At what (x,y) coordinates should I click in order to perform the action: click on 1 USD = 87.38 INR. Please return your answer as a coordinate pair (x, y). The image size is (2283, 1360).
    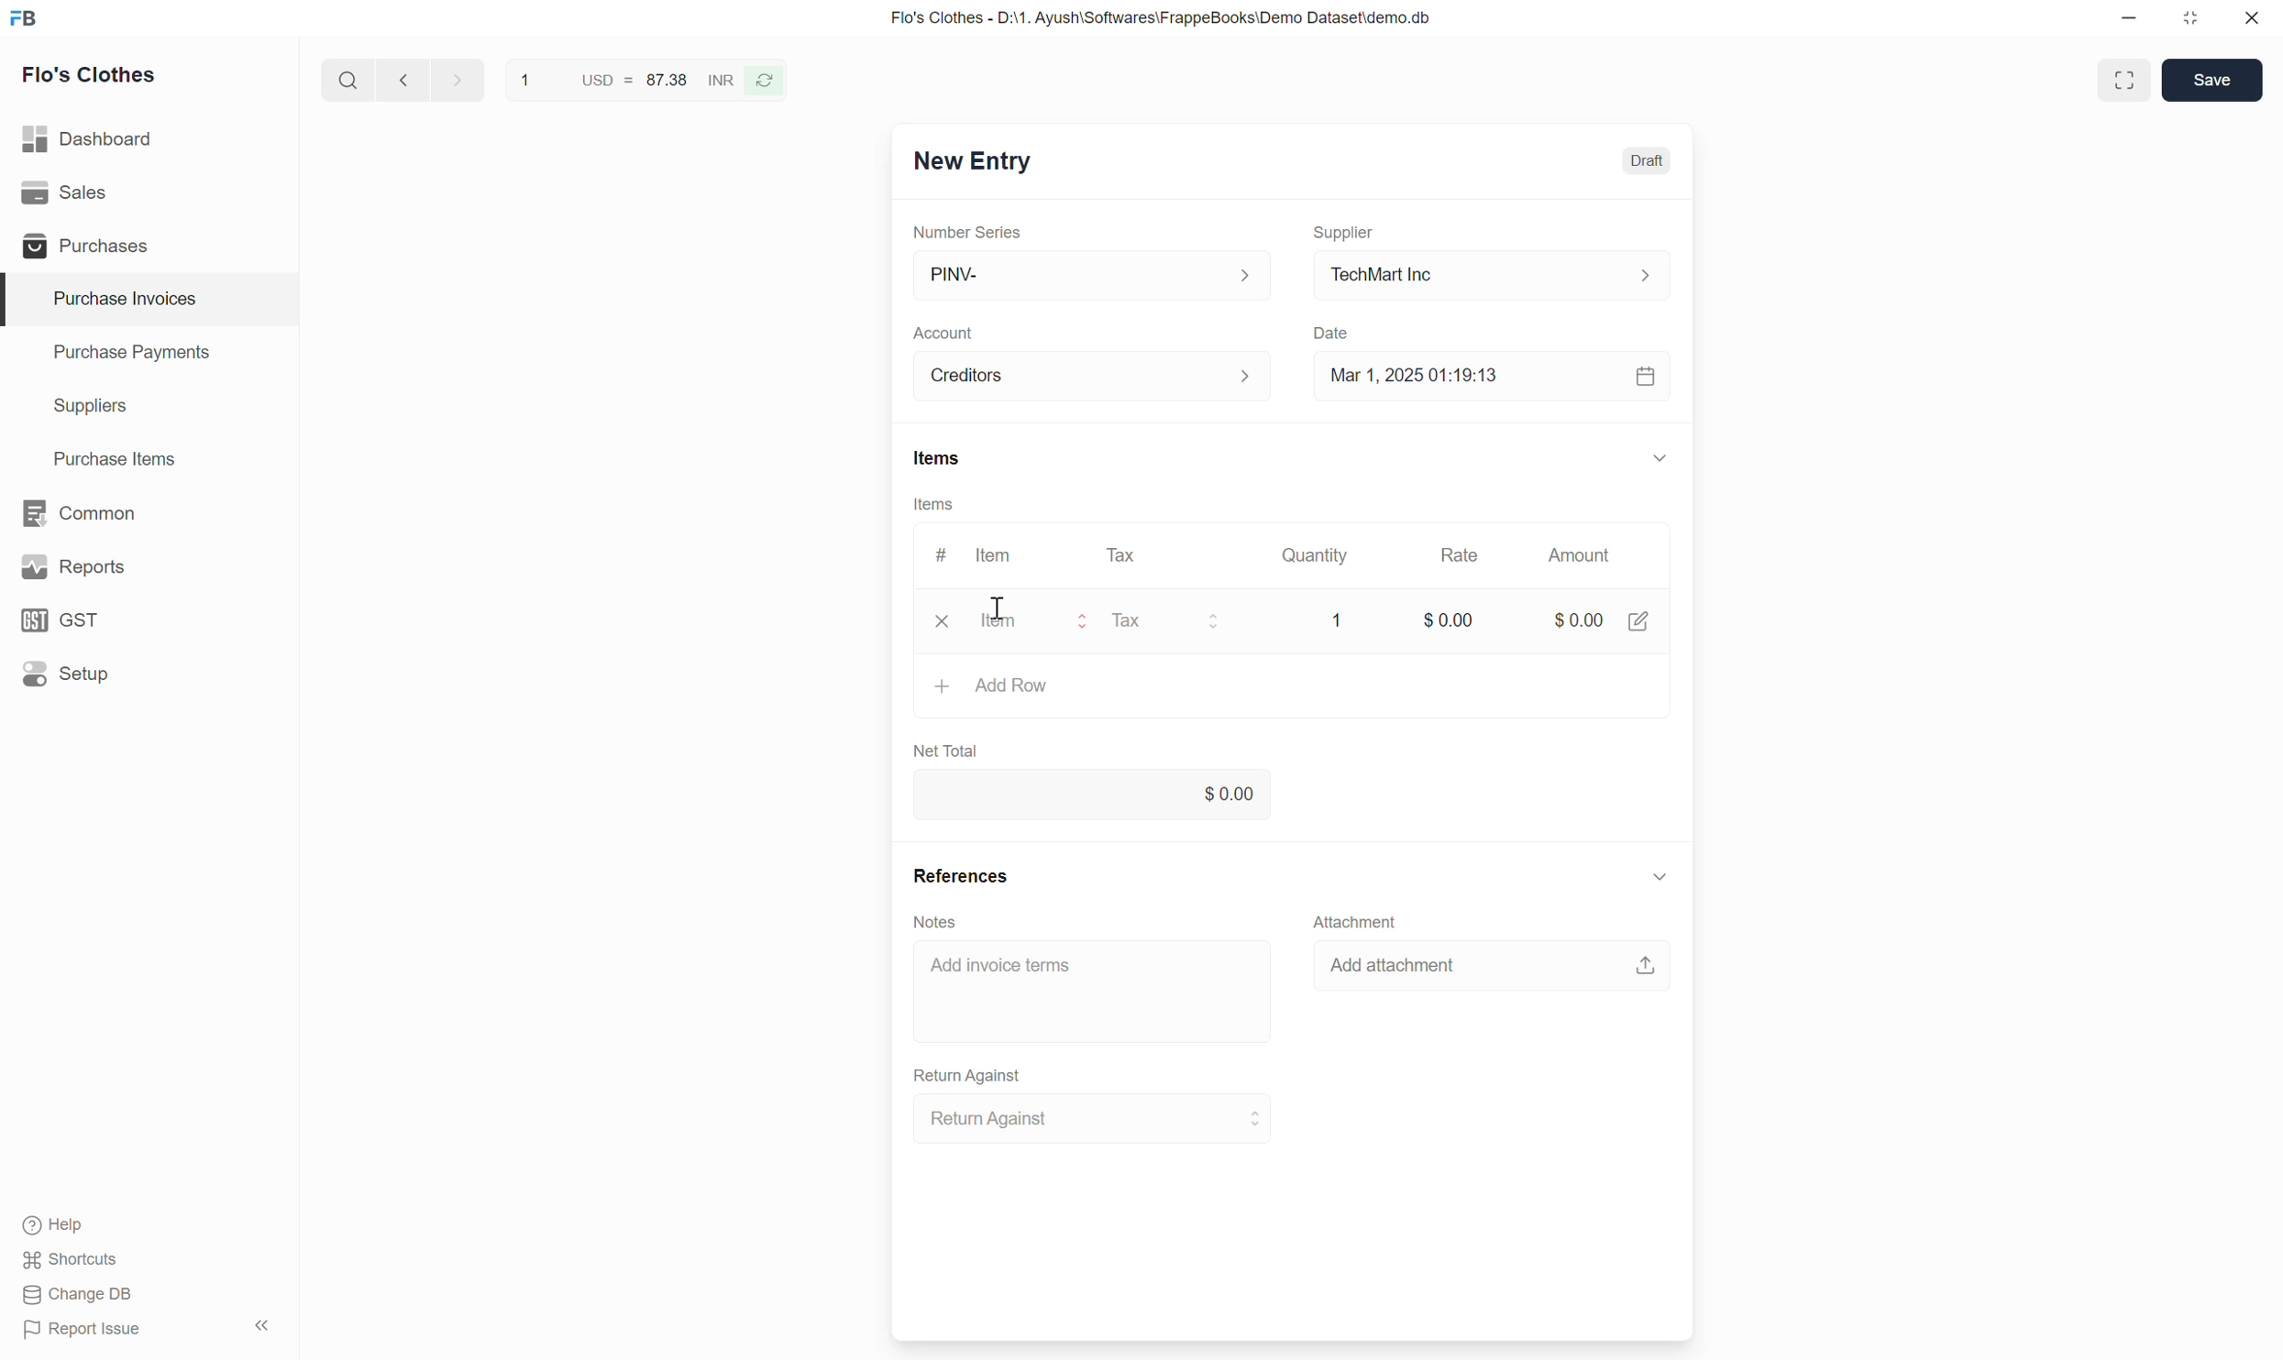
    Looking at the image, I should click on (623, 77).